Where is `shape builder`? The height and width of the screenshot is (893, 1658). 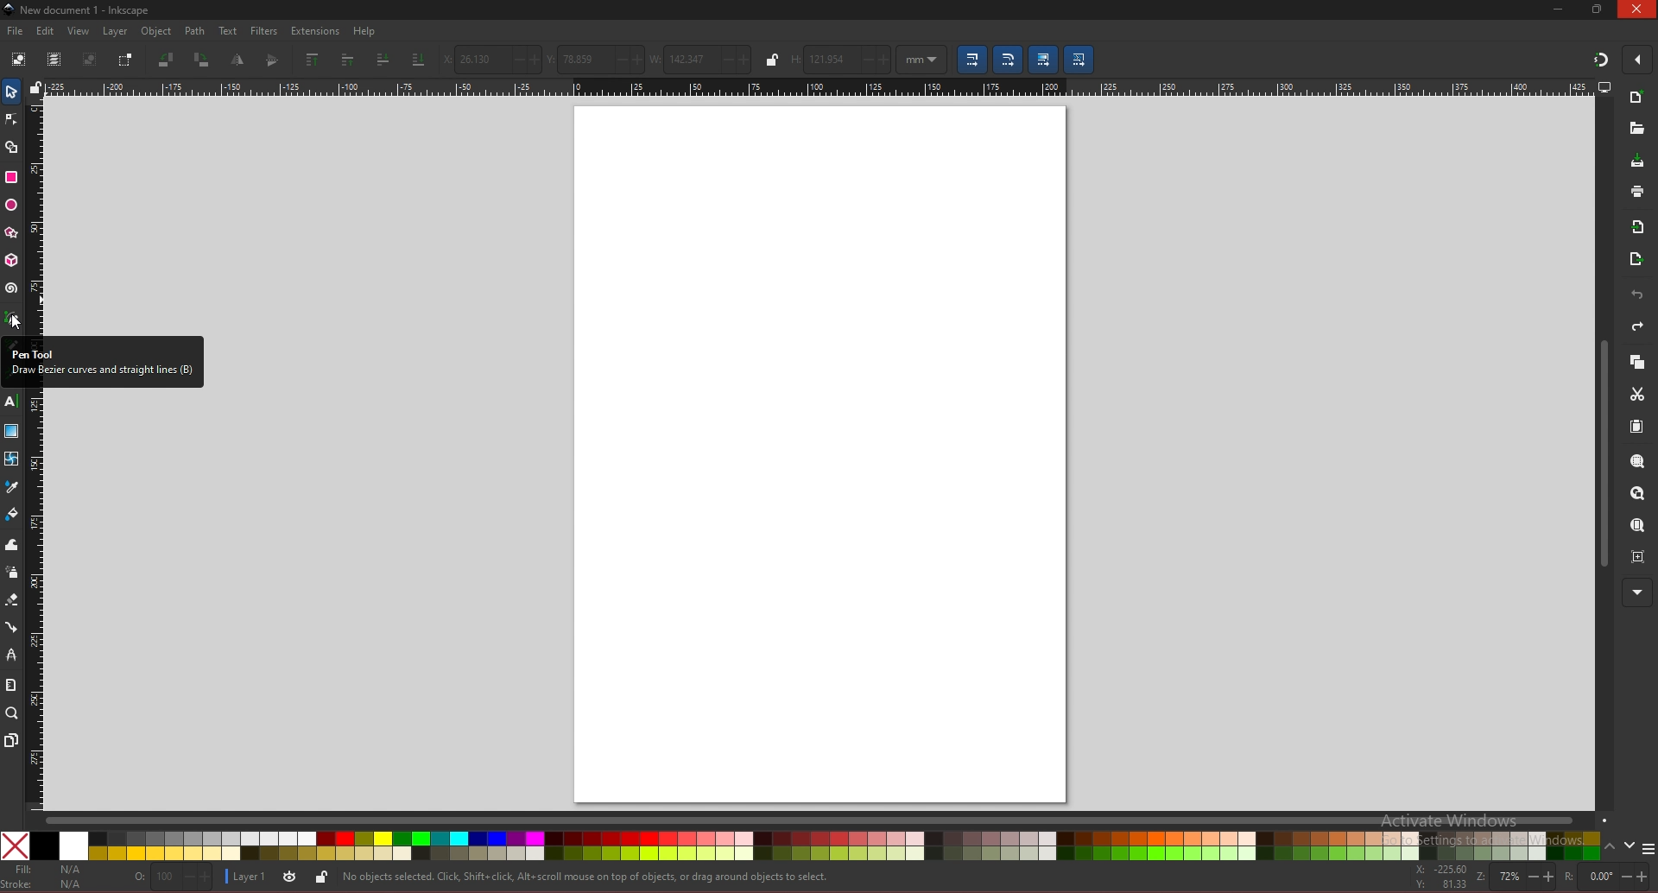 shape builder is located at coordinates (12, 148).